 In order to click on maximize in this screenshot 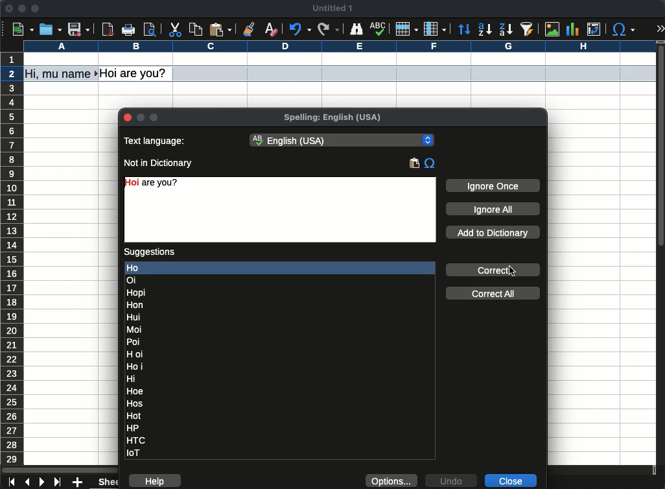, I will do `click(35, 8)`.